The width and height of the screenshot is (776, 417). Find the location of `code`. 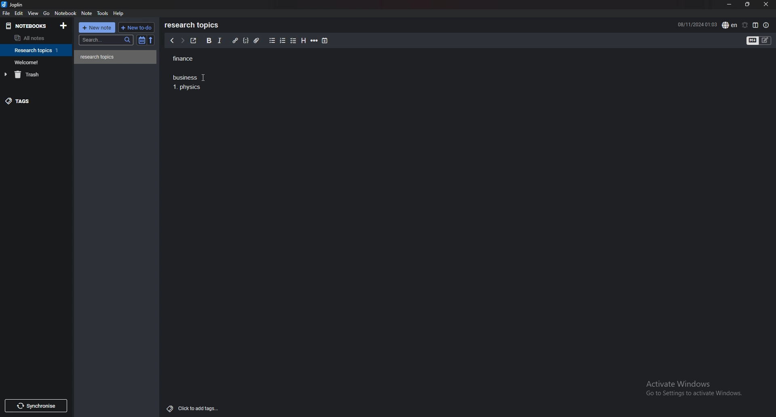

code is located at coordinates (246, 40).